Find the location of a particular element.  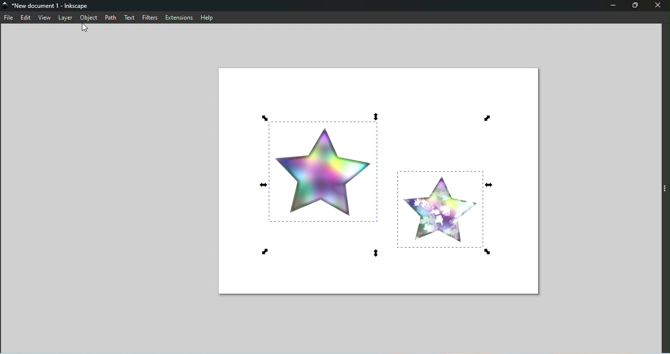

Maximize is located at coordinates (636, 6).